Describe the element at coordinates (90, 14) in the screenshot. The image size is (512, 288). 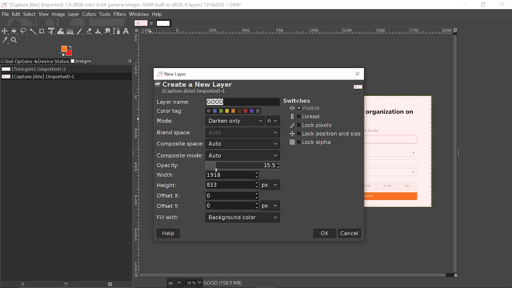
I see `Colors` at that location.